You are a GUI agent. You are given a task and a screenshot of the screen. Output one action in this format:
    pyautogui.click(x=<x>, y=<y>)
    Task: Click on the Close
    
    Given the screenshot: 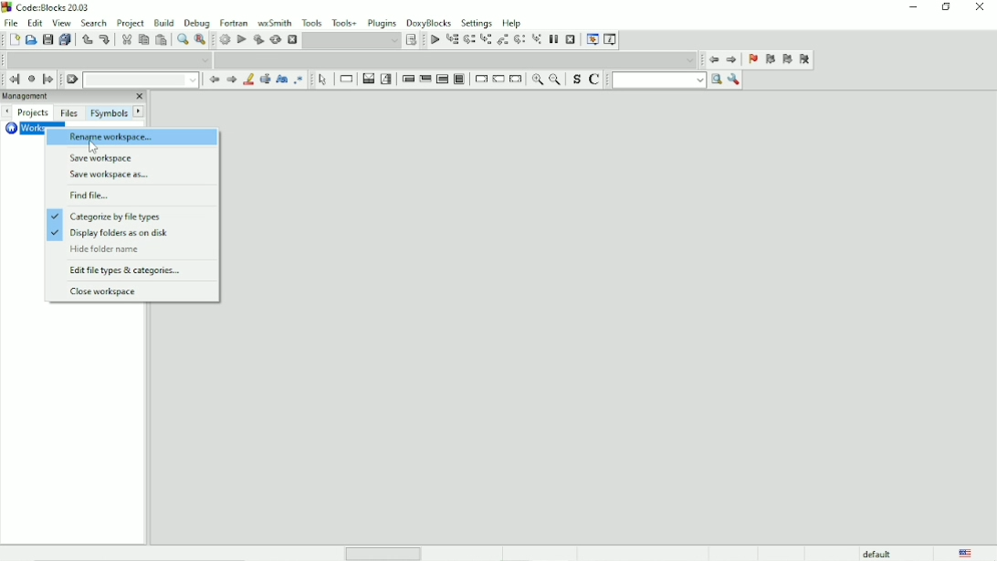 What is the action you would take?
    pyautogui.click(x=981, y=7)
    